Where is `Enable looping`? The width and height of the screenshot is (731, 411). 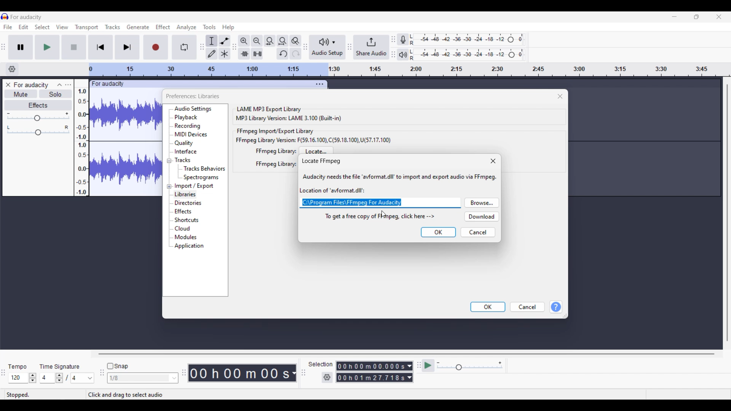
Enable looping is located at coordinates (184, 47).